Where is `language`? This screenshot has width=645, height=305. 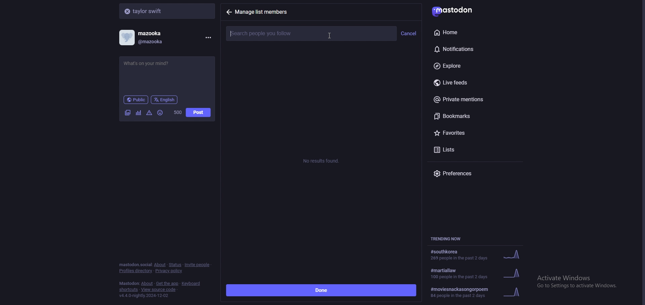
language is located at coordinates (165, 99).